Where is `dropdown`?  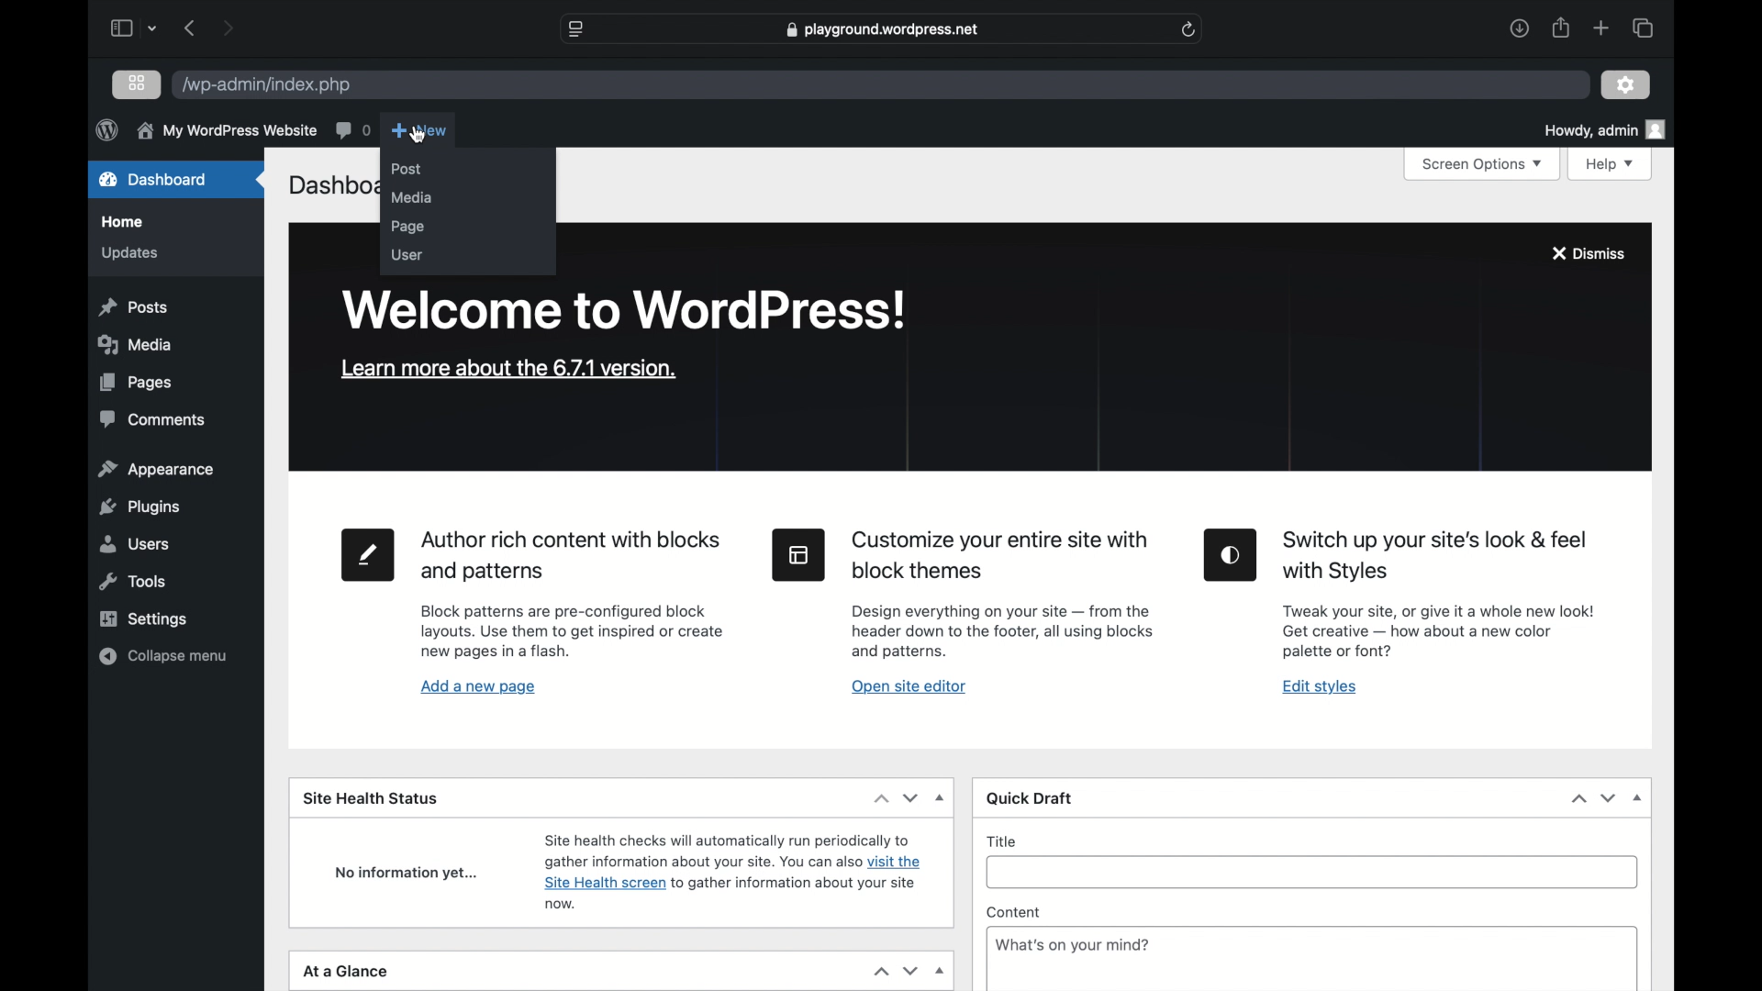 dropdown is located at coordinates (154, 28).